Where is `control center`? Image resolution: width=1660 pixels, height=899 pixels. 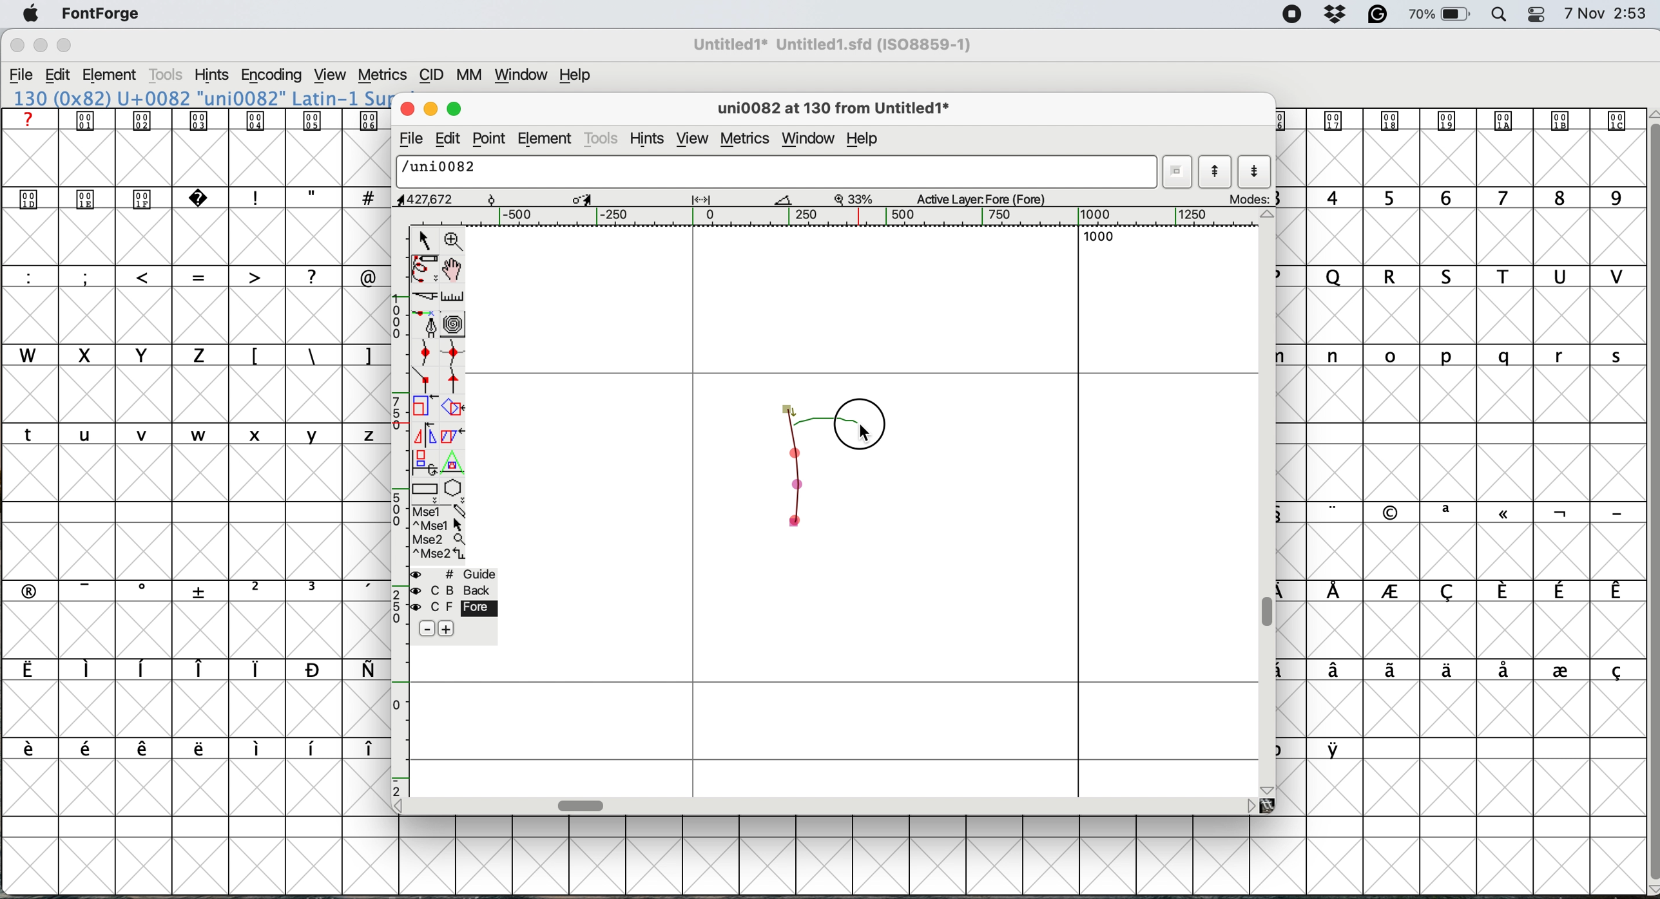 control center is located at coordinates (1541, 14).